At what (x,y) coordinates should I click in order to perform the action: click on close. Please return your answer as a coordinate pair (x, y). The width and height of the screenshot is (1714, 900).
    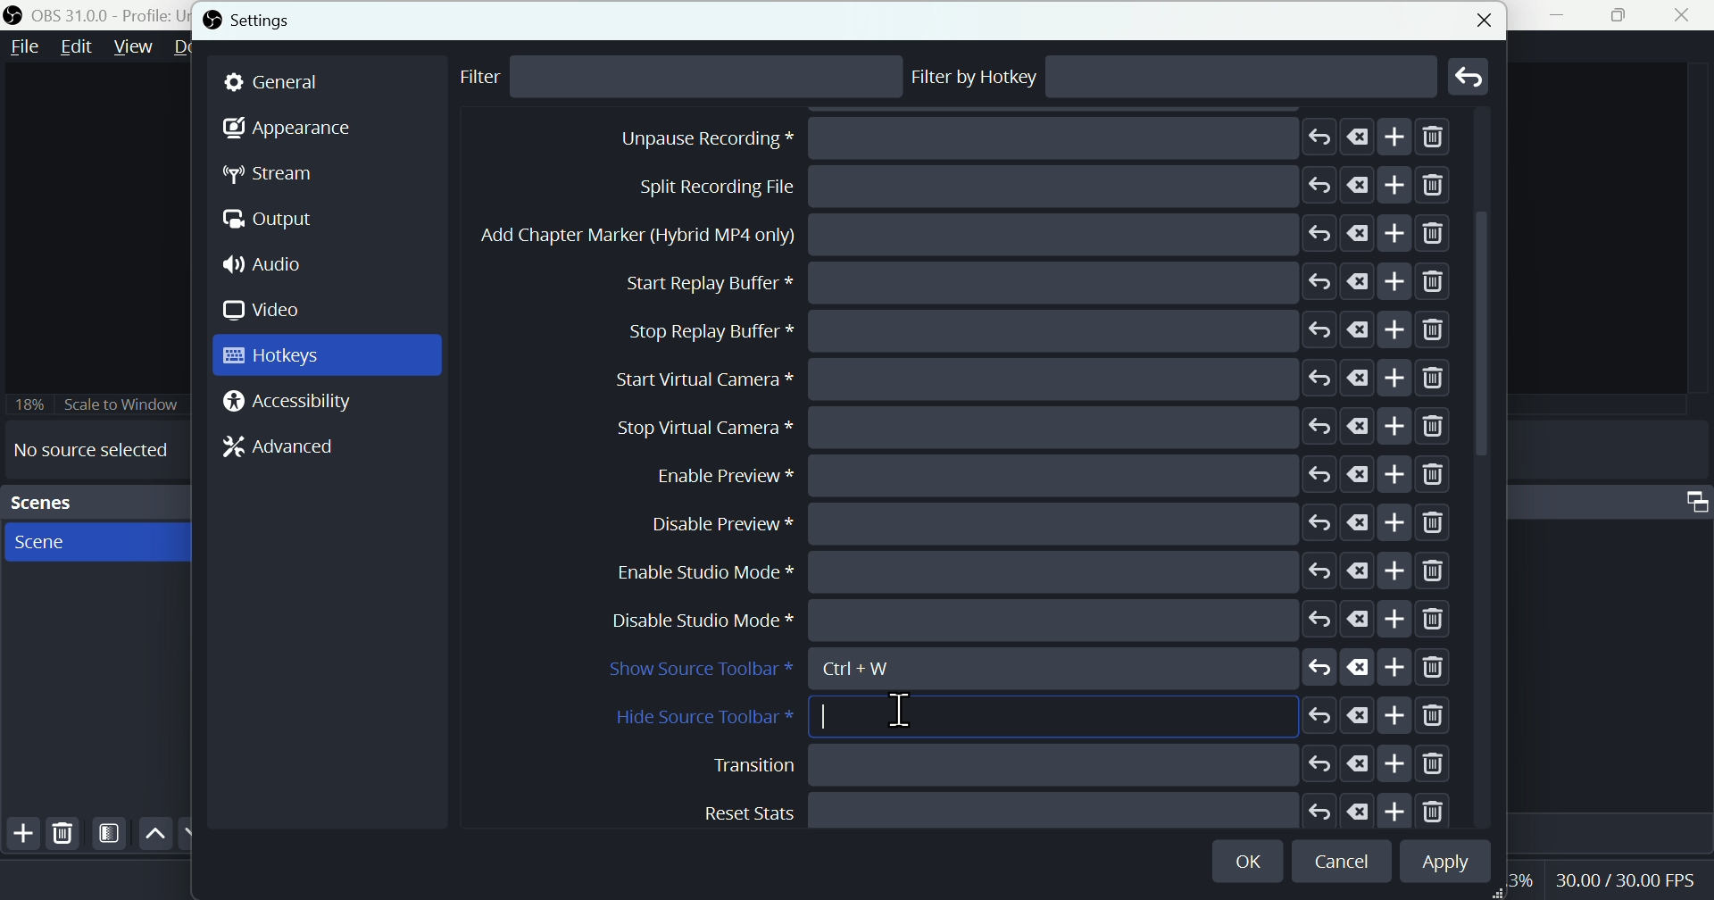
    Looking at the image, I should click on (1686, 15).